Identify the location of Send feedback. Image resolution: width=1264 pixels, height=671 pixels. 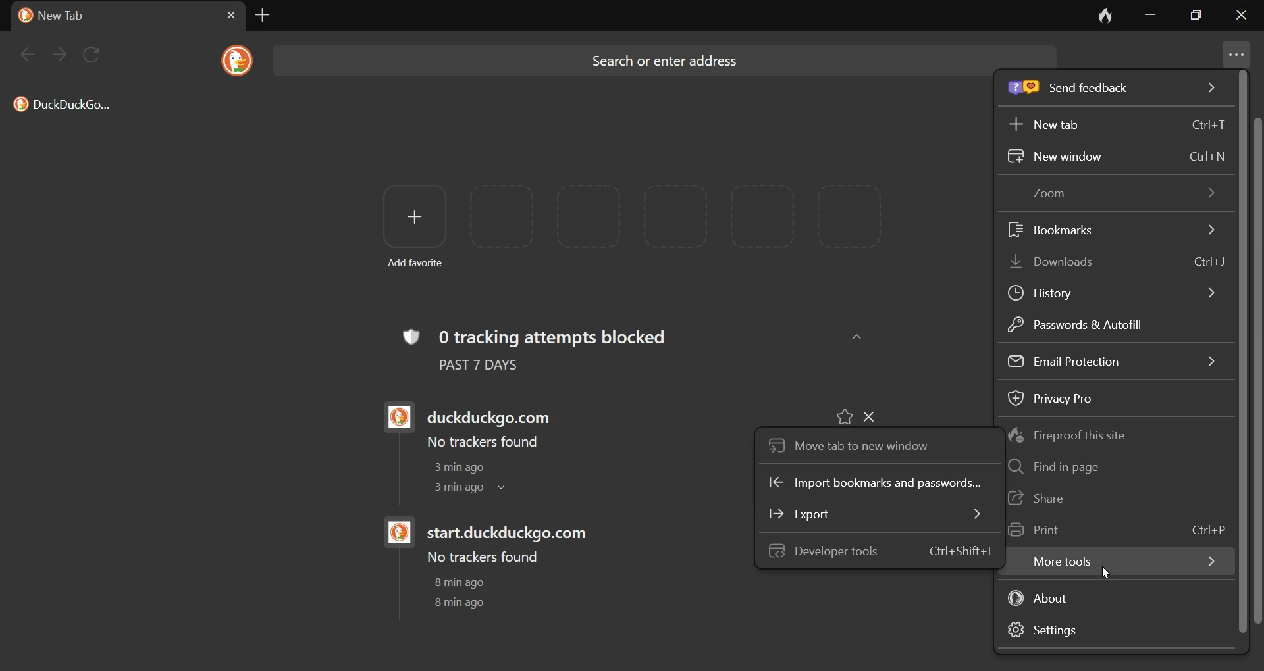
(1115, 91).